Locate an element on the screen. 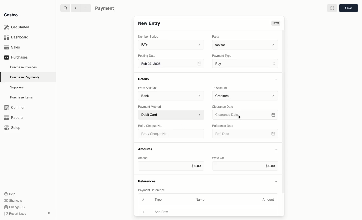 The image size is (362, 220). Posting Date is located at coordinates (147, 55).